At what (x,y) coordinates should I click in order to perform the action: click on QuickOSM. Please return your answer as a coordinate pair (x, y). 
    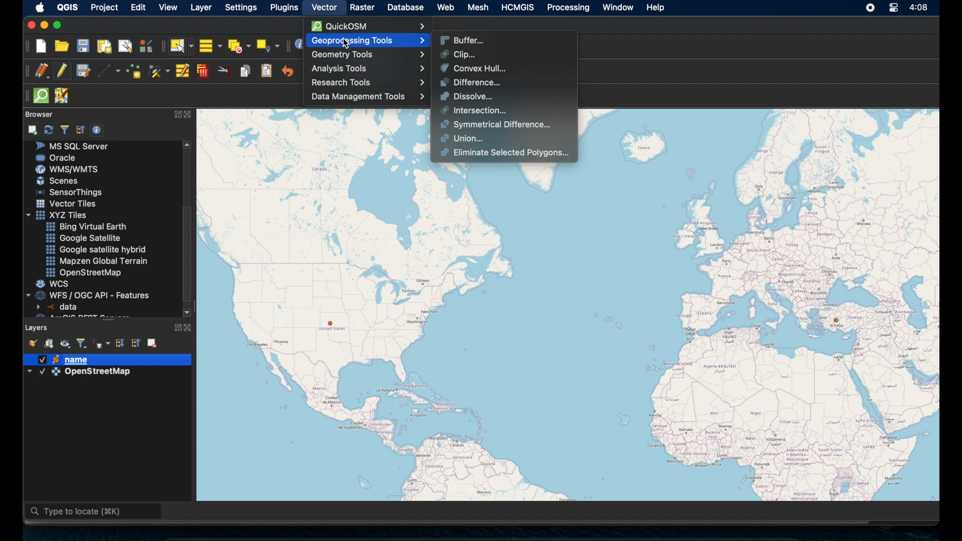
    Looking at the image, I should click on (372, 26).